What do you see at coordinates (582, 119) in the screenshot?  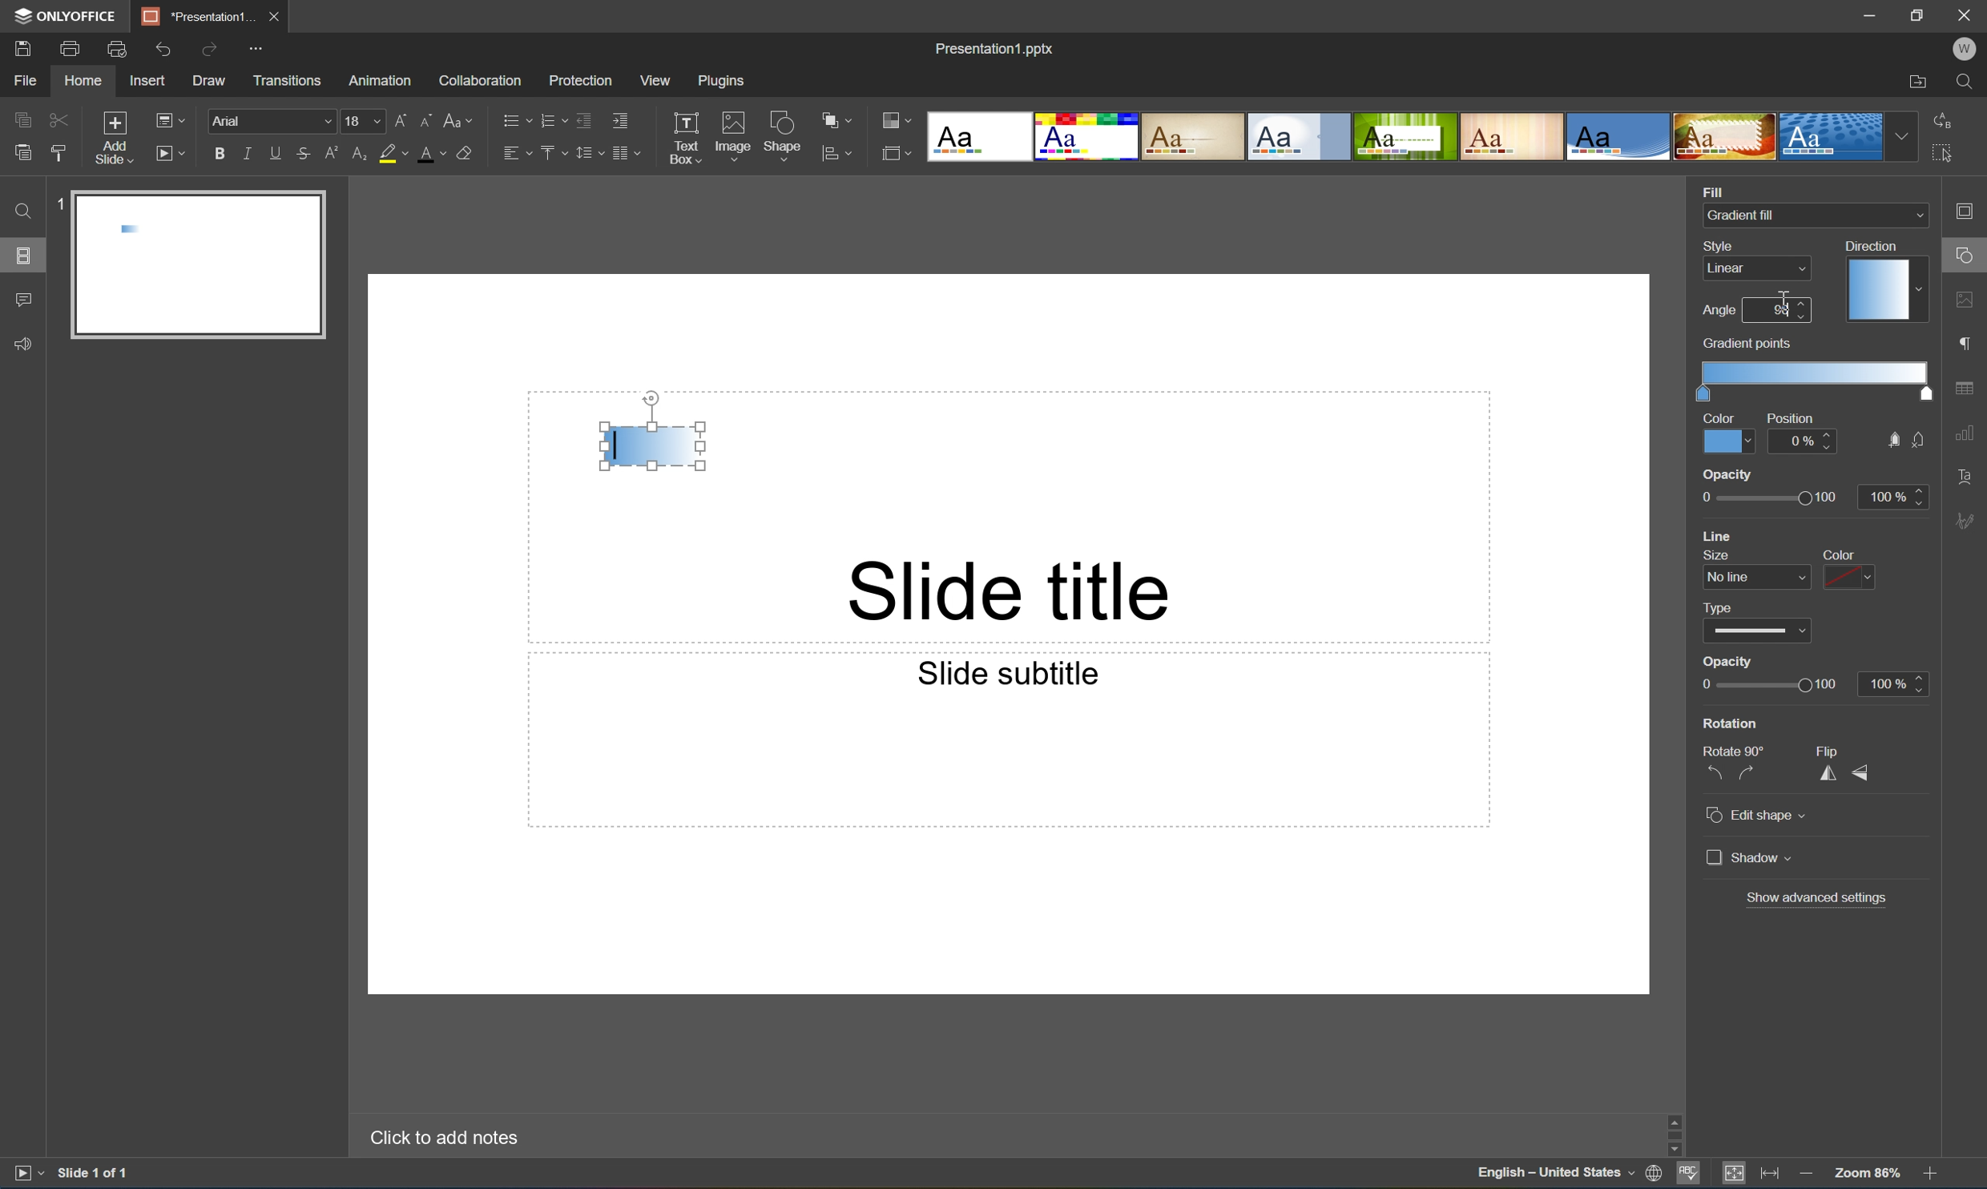 I see `Decrease indent` at bounding box center [582, 119].